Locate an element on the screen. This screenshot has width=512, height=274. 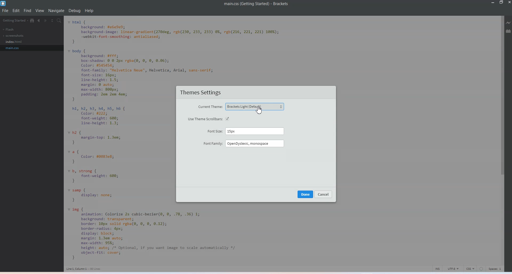
Logo is located at coordinates (4, 4).